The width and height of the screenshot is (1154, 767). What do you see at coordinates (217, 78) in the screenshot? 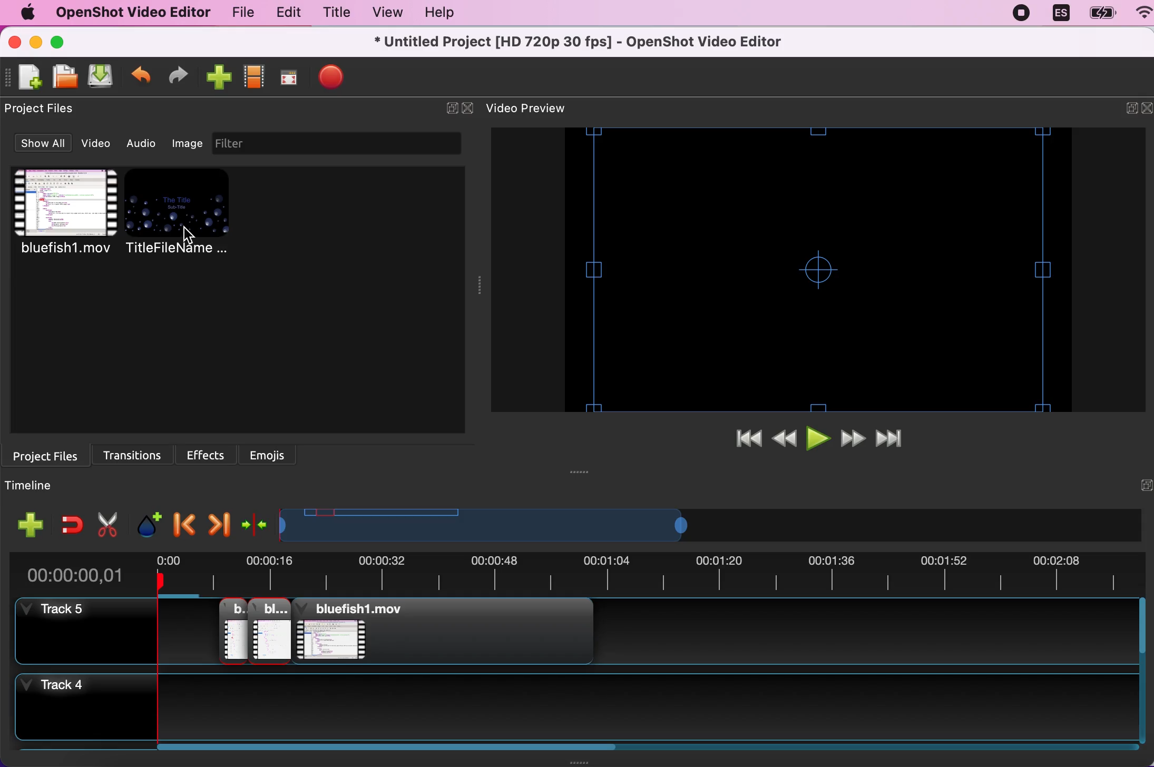
I see `import file` at bounding box center [217, 78].